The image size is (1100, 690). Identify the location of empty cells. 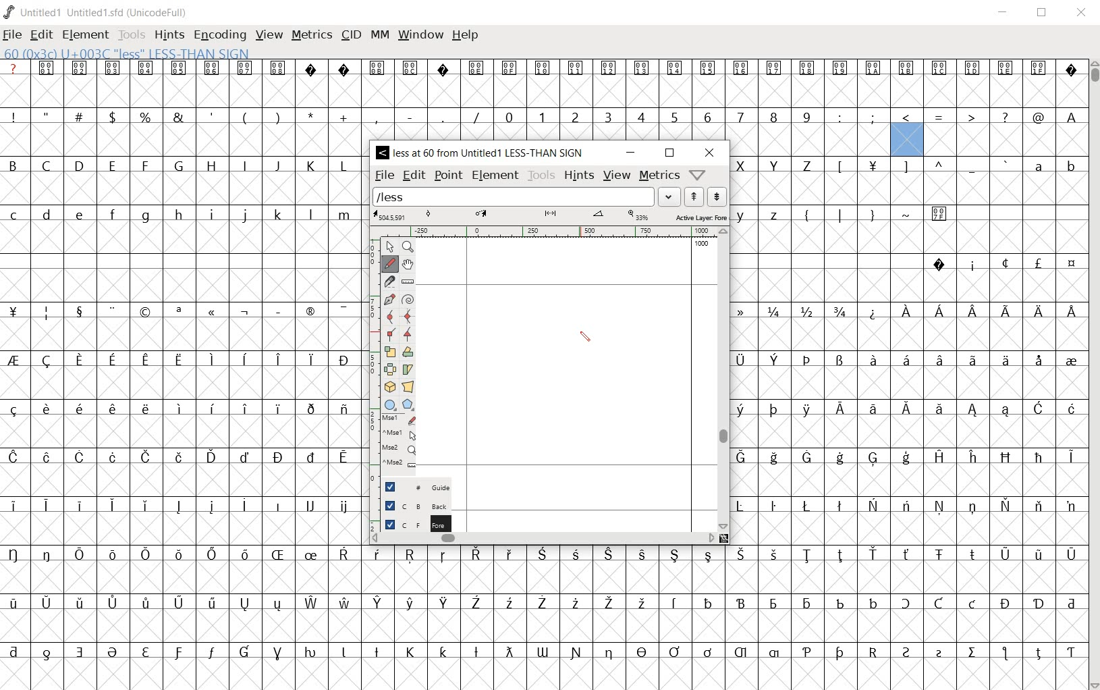
(902, 334).